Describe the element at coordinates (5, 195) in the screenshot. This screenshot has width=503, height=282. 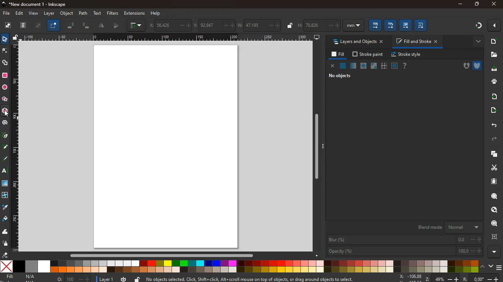
I see `twist` at that location.